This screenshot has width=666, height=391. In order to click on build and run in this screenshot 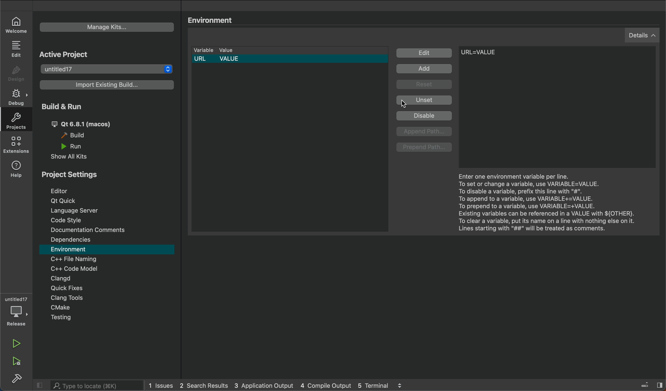, I will do `click(61, 107)`.